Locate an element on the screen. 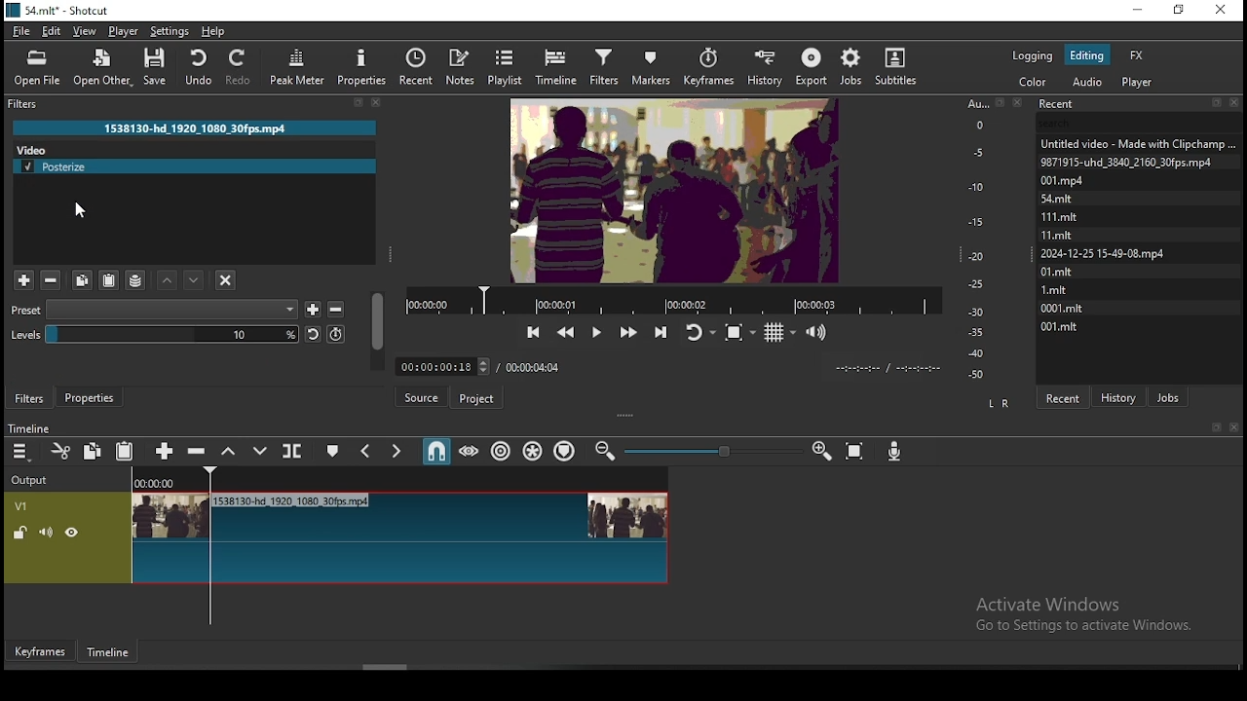  mouse pointer is located at coordinates (80, 211).